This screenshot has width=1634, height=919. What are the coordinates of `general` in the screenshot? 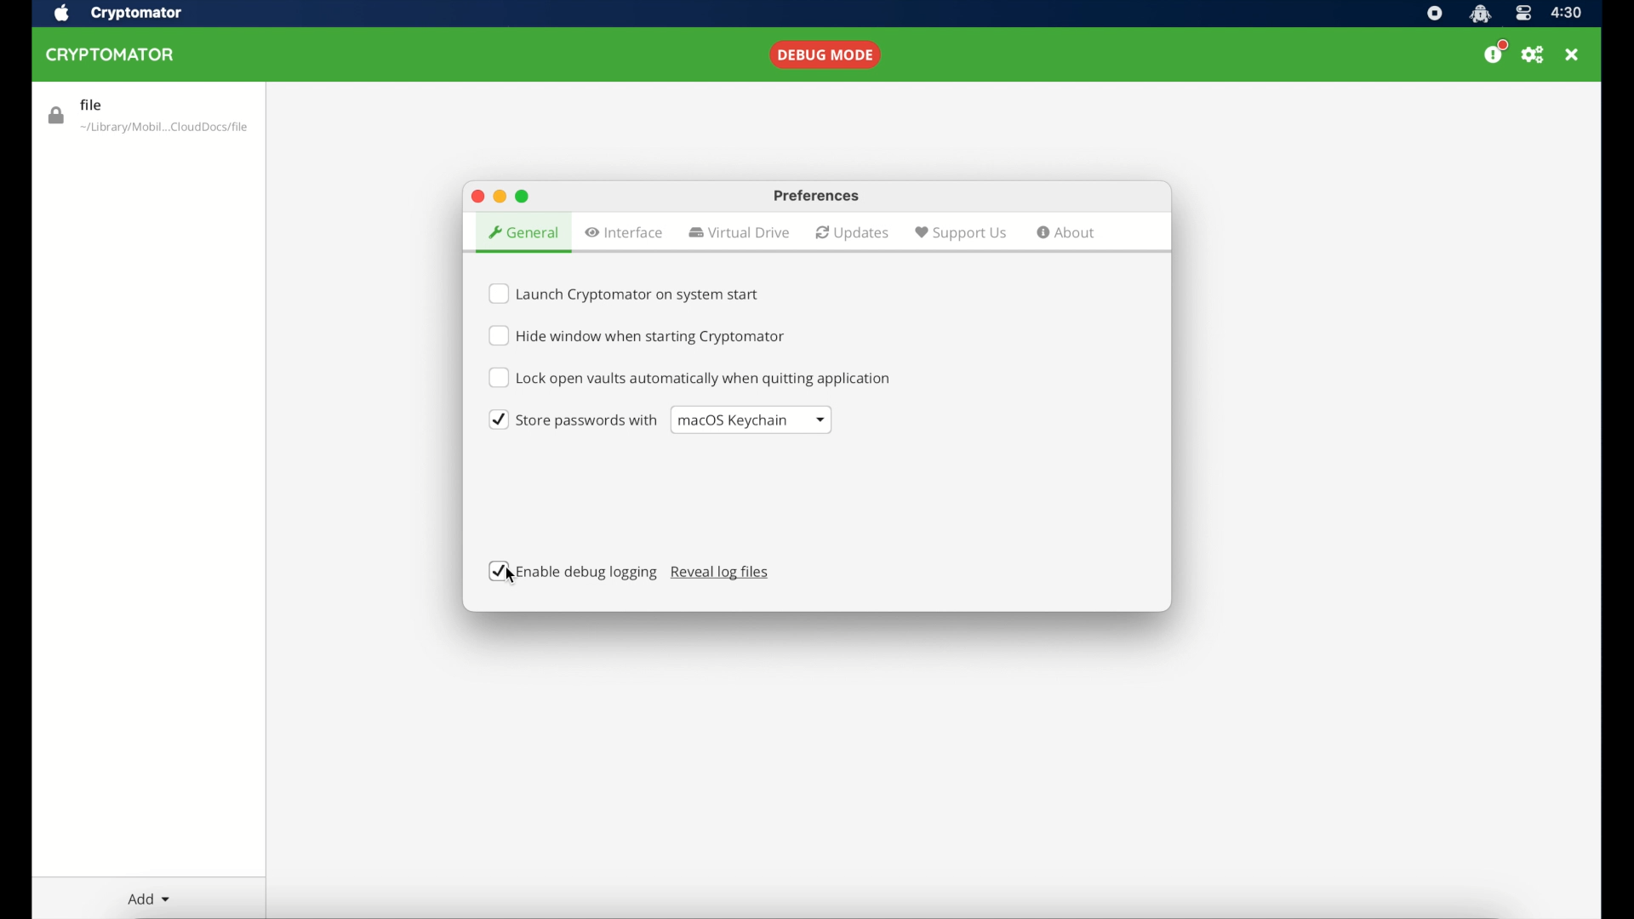 It's located at (522, 233).